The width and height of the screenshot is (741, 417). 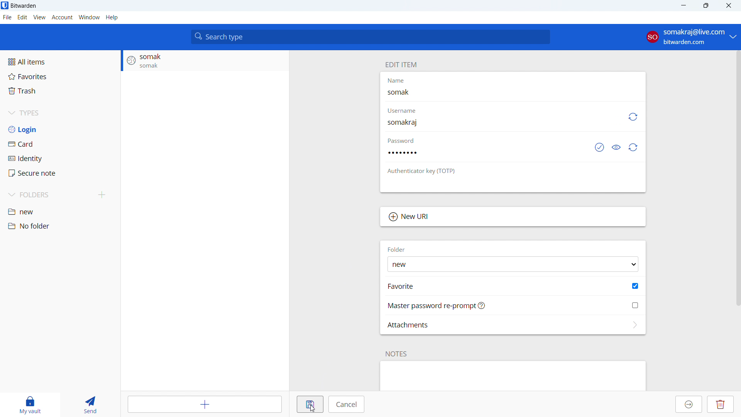 I want to click on generate password, so click(x=633, y=147).